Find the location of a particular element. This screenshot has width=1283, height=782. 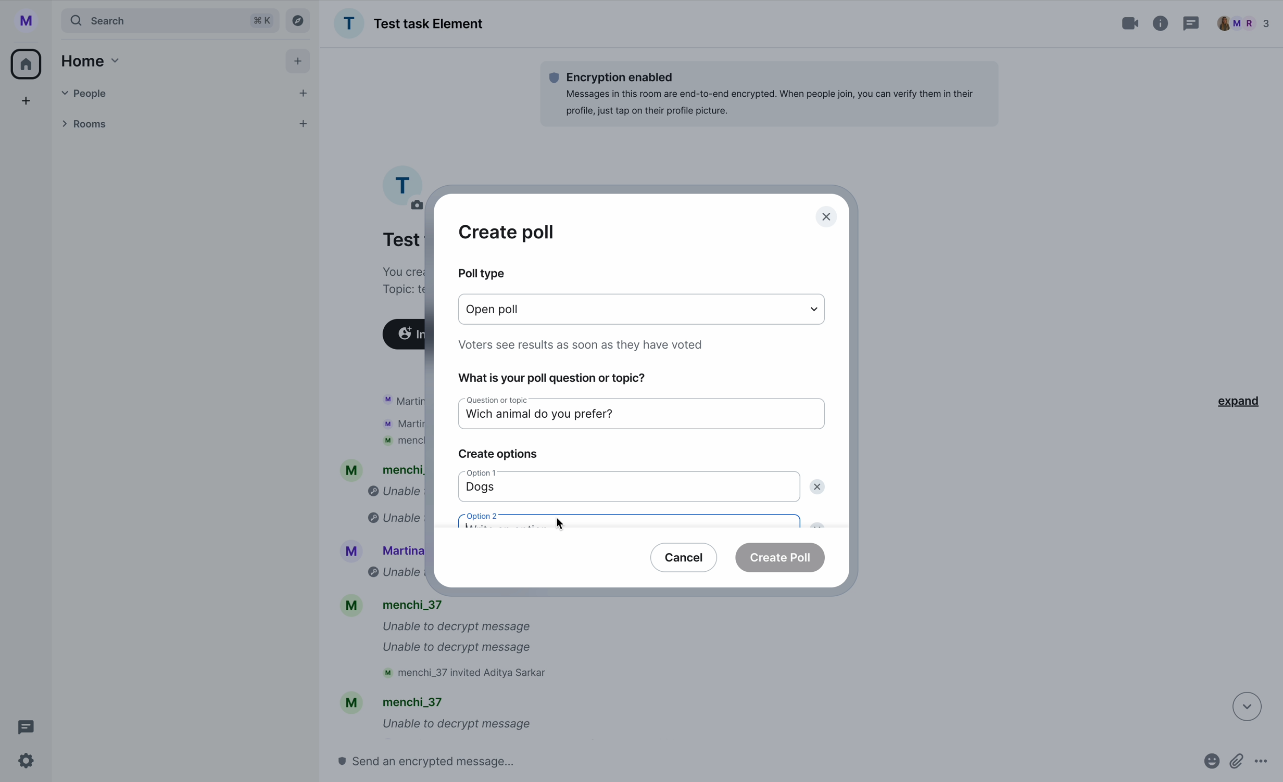

information is located at coordinates (1161, 21).